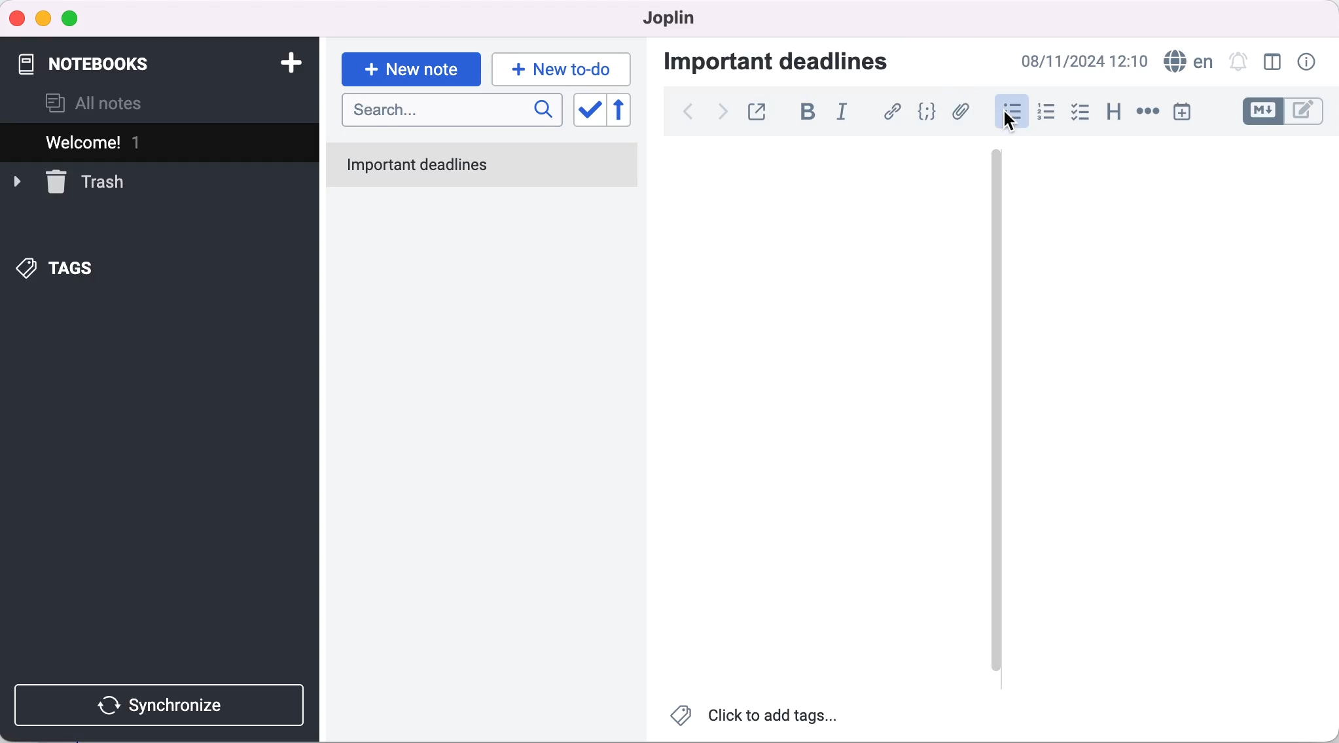 The image size is (1339, 743). Describe the element at coordinates (1148, 419) in the screenshot. I see `blank canvas` at that location.